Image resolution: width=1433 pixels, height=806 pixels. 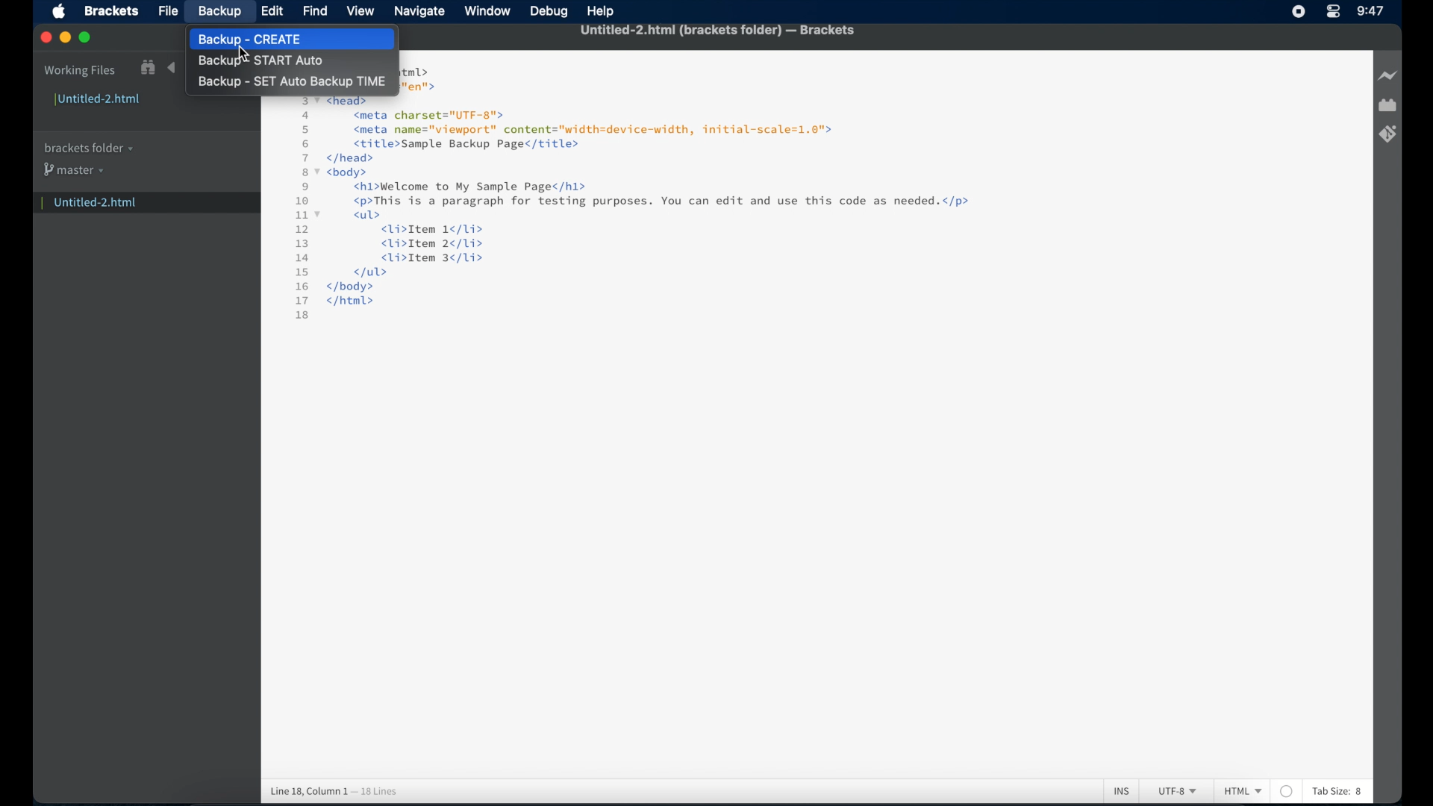 What do you see at coordinates (420, 13) in the screenshot?
I see `navigate` at bounding box center [420, 13].